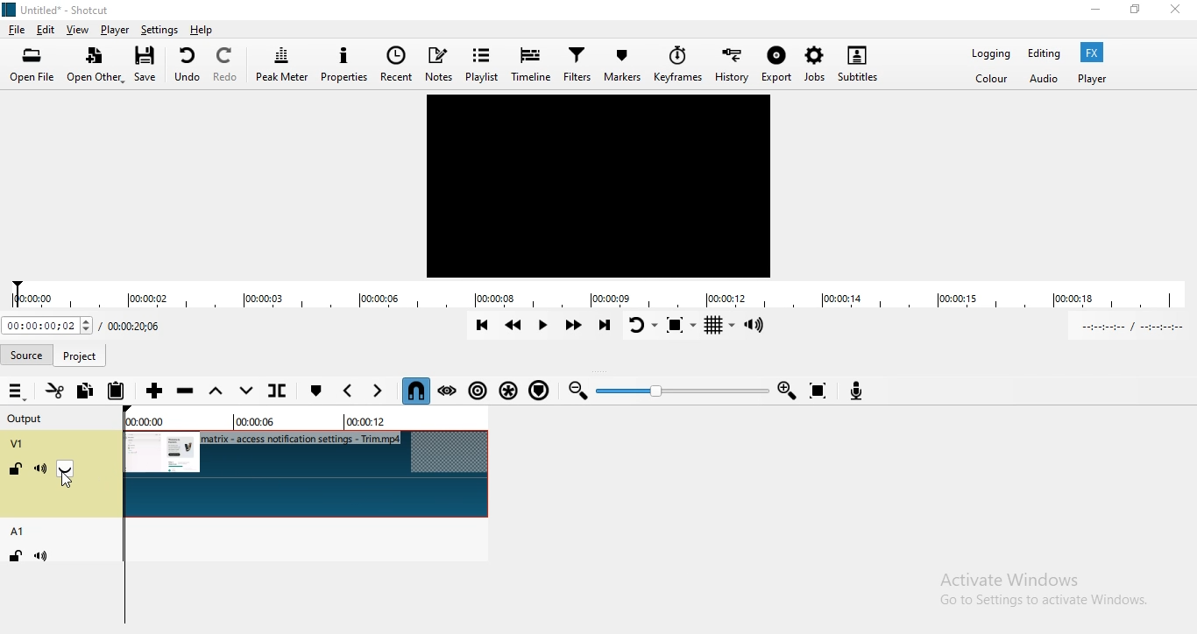 This screenshot has height=634, width=1197. Describe the element at coordinates (822, 390) in the screenshot. I see `Zoom timeline to fit` at that location.